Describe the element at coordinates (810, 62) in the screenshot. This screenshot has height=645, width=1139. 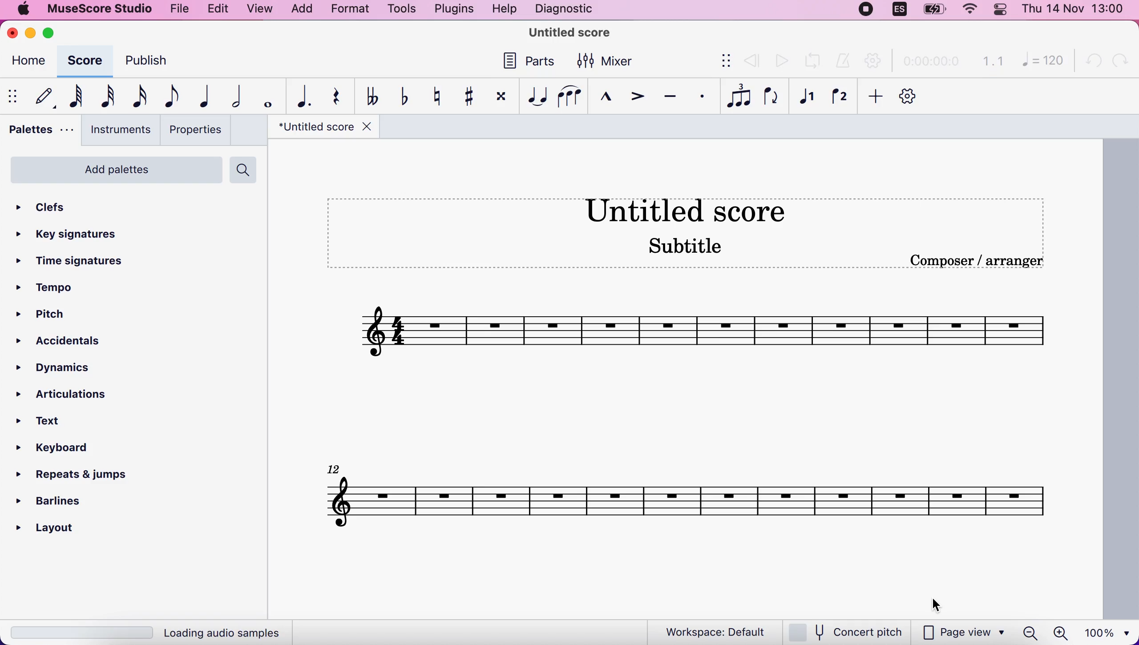
I see `playback loop` at that location.